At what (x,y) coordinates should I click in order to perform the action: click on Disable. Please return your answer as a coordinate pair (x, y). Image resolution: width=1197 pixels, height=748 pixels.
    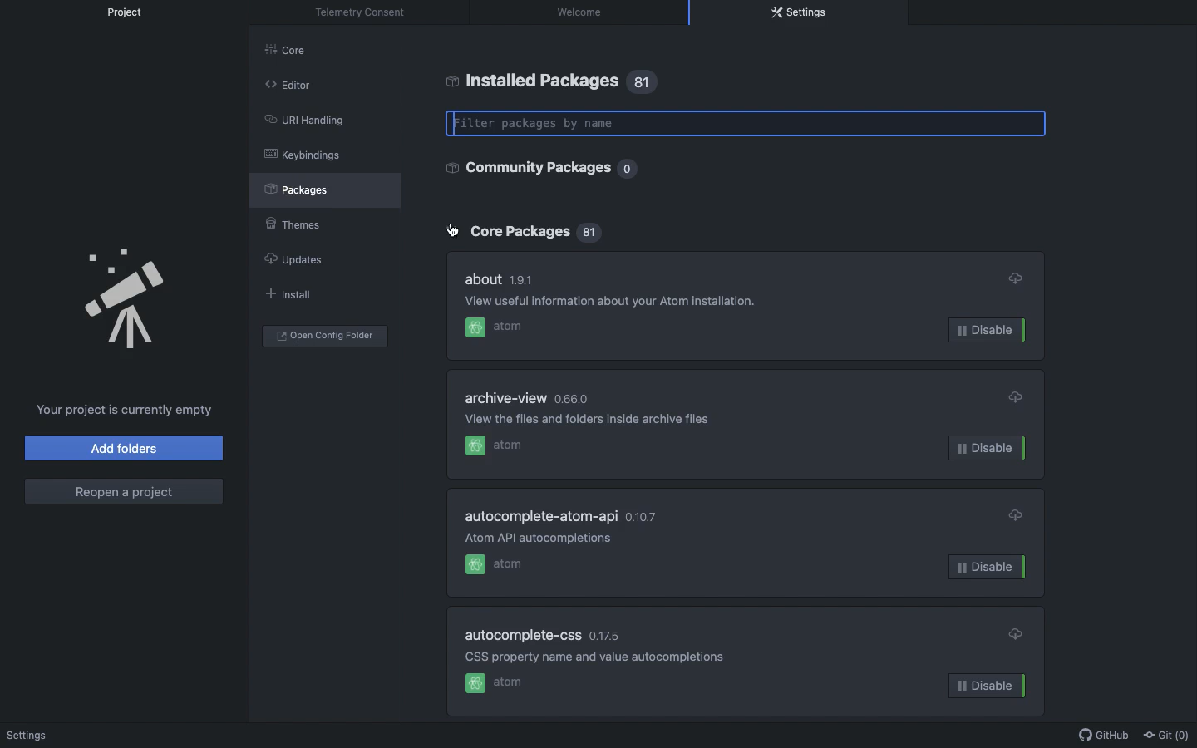
    Looking at the image, I should click on (993, 331).